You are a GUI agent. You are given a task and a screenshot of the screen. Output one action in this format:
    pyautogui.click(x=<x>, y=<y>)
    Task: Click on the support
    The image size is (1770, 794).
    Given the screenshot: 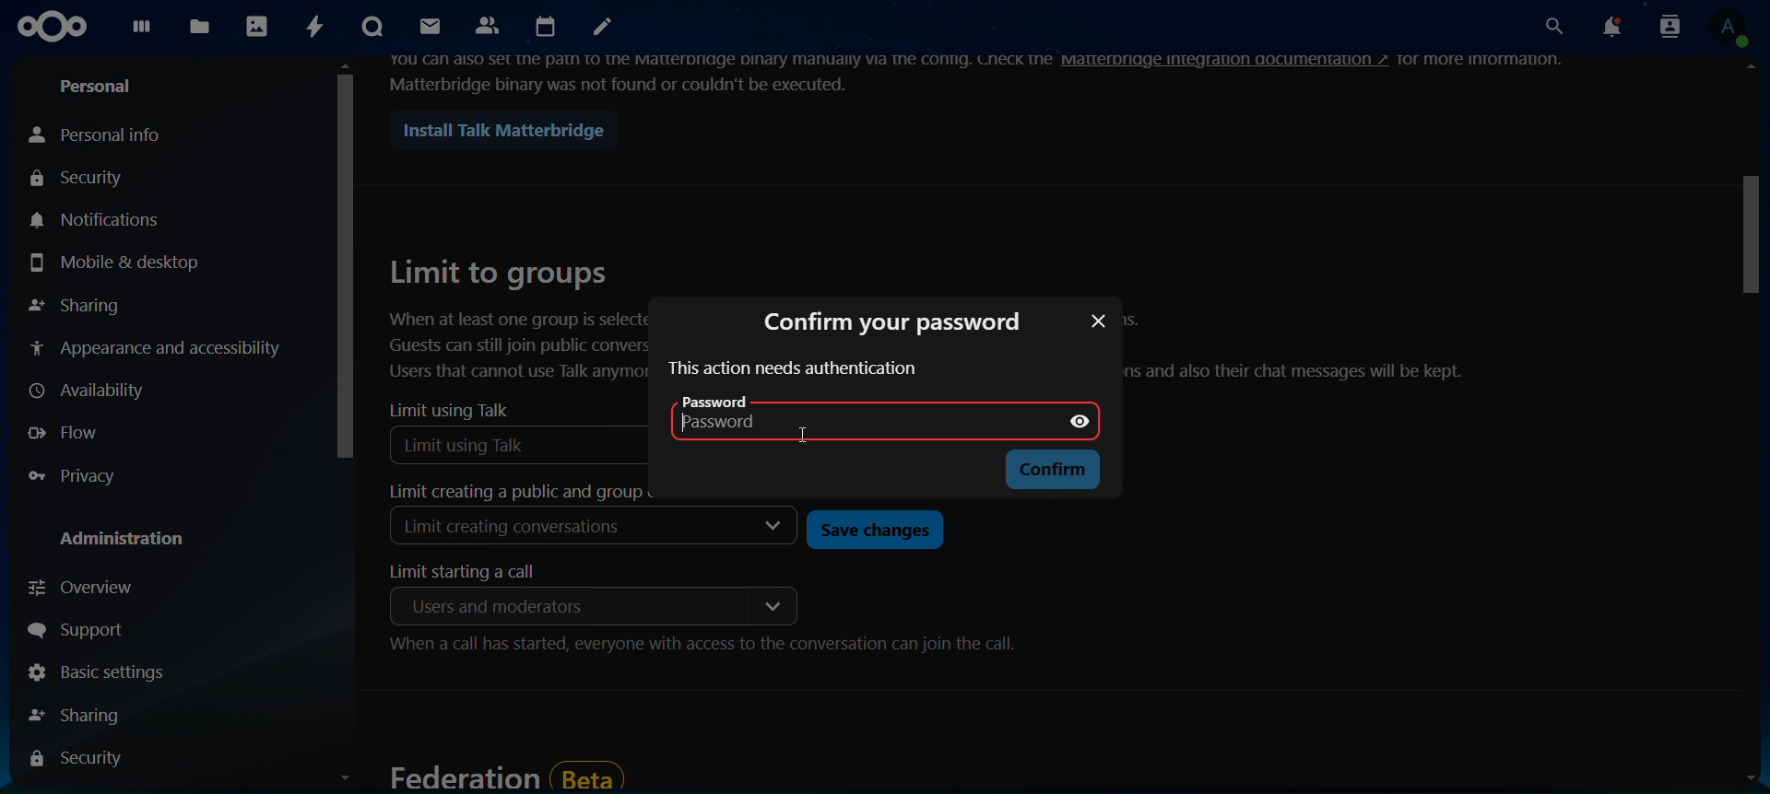 What is the action you would take?
    pyautogui.click(x=90, y=633)
    